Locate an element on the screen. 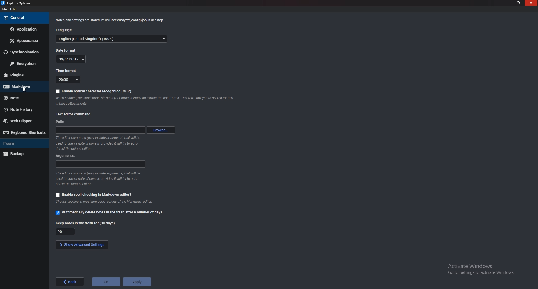  path is located at coordinates (62, 122).